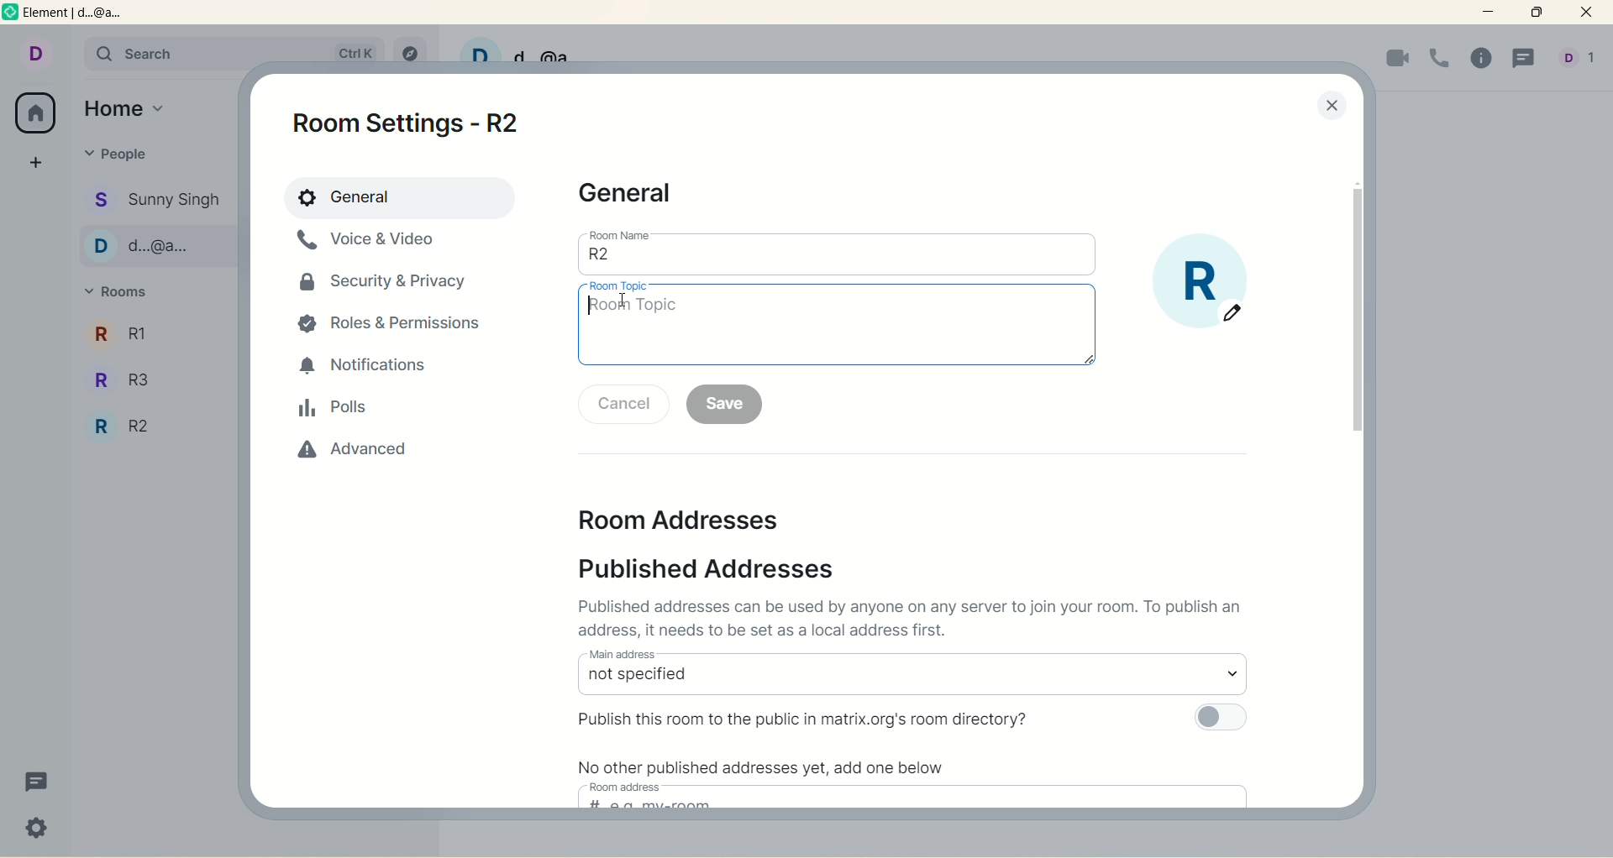  I want to click on room topic, so click(838, 330).